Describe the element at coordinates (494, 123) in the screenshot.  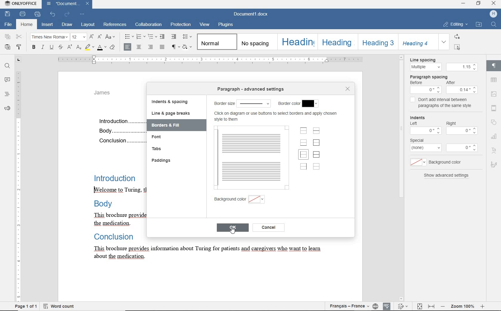
I see `shape` at that location.